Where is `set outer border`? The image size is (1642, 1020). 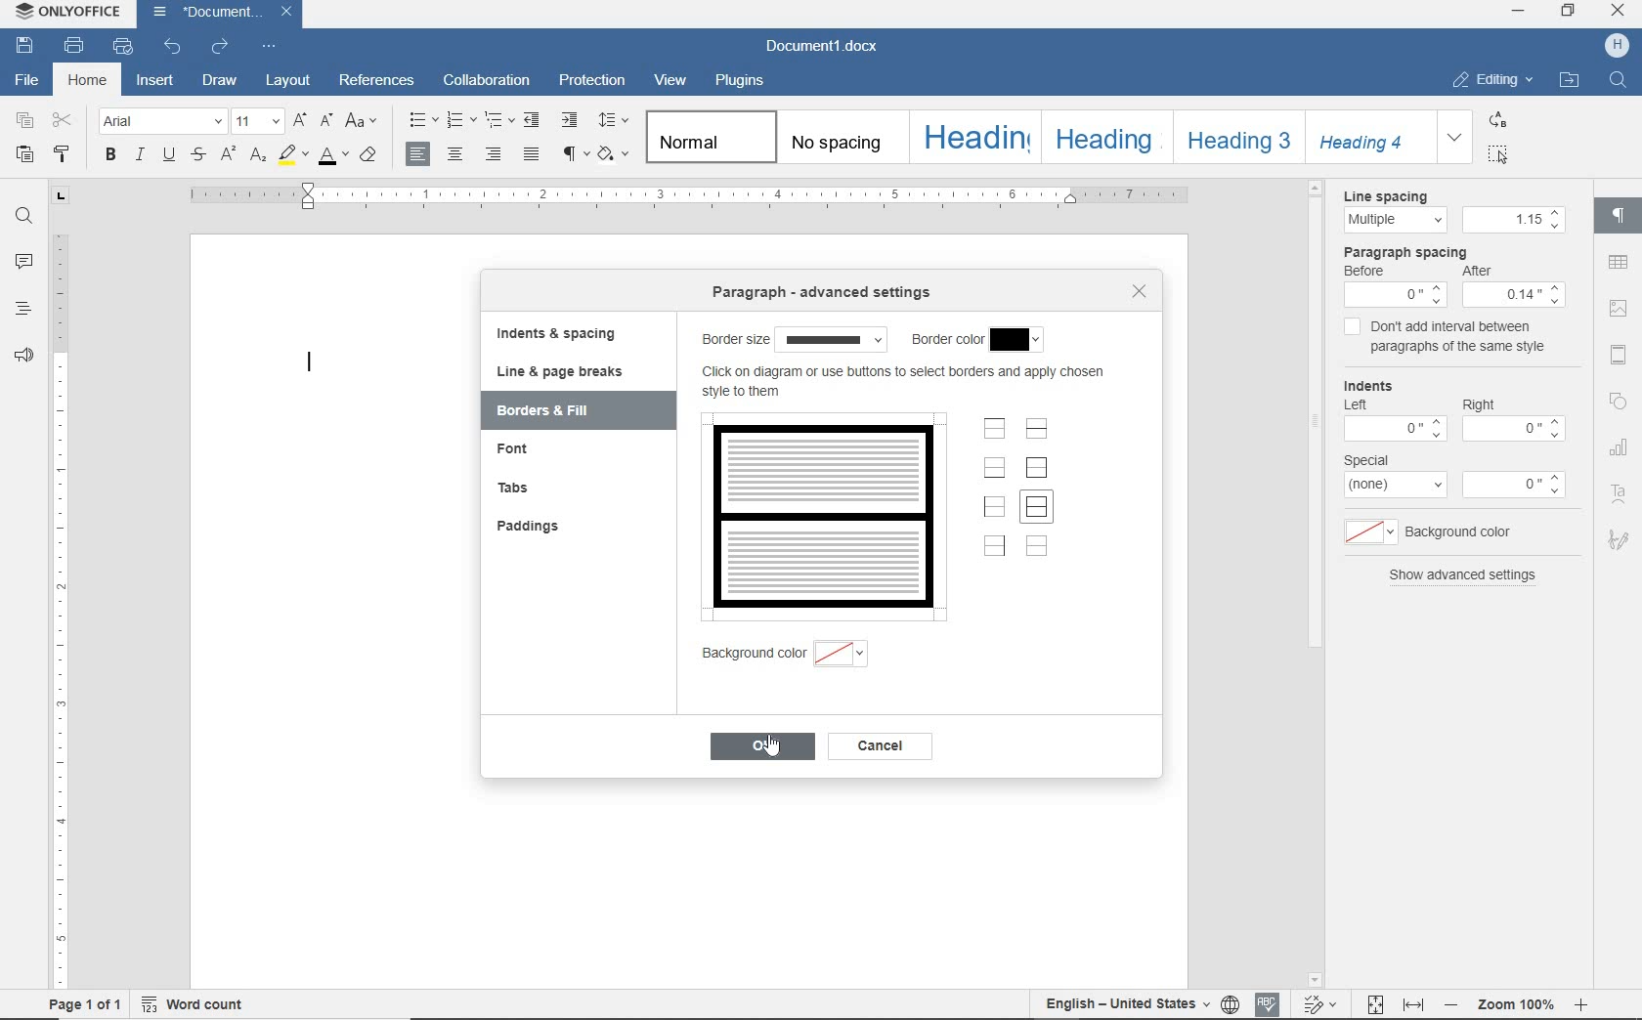 set outer border is located at coordinates (1039, 468).